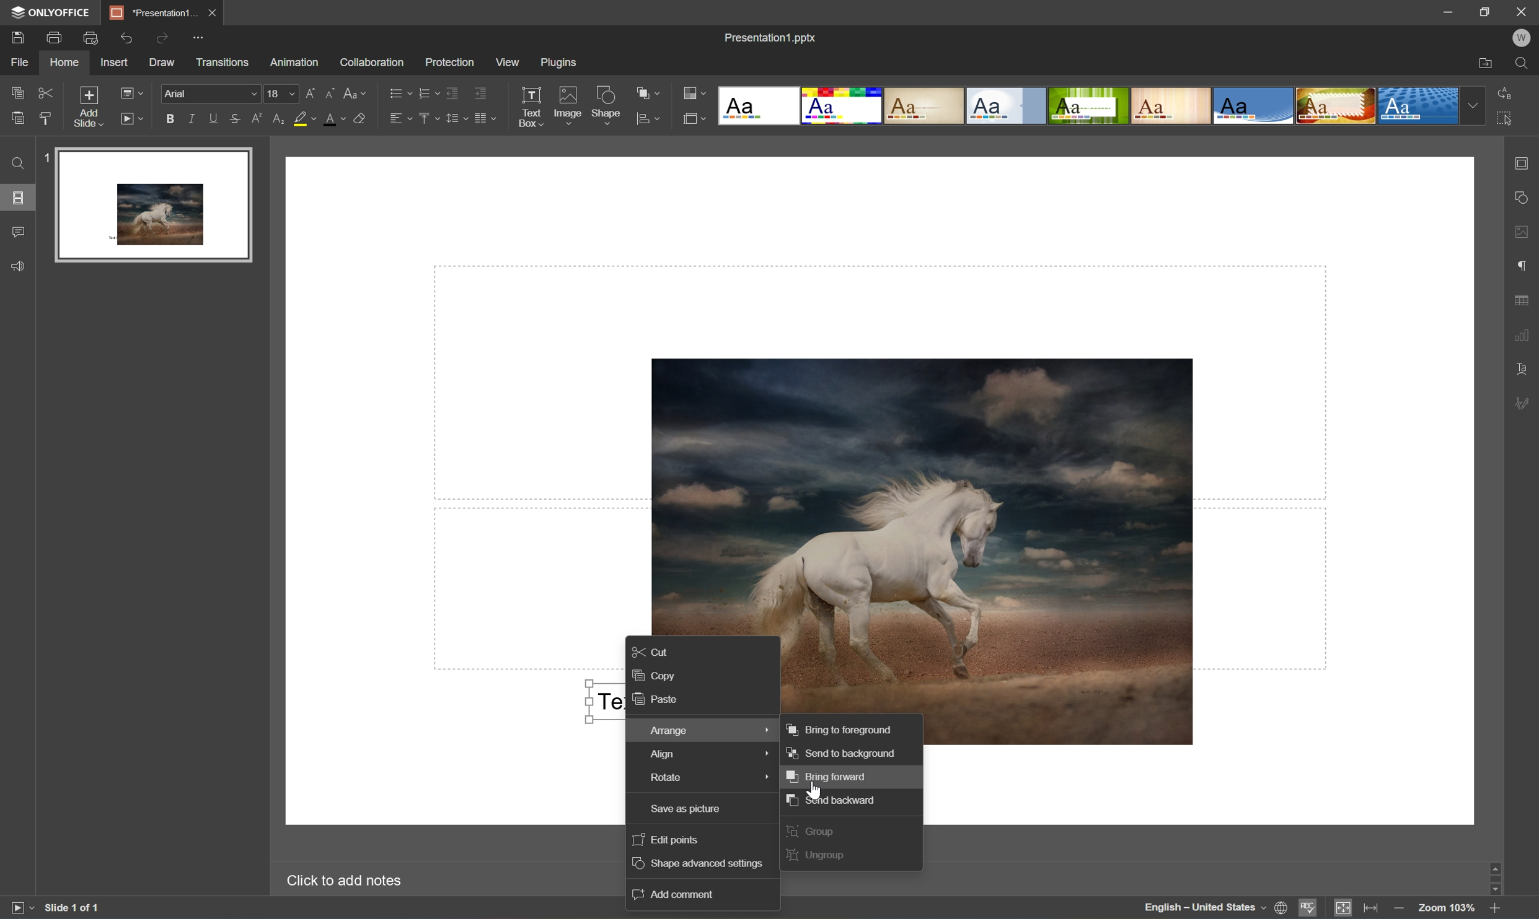 Image resolution: width=1539 pixels, height=919 pixels. What do you see at coordinates (1282, 909) in the screenshot?
I see `Set document language` at bounding box center [1282, 909].